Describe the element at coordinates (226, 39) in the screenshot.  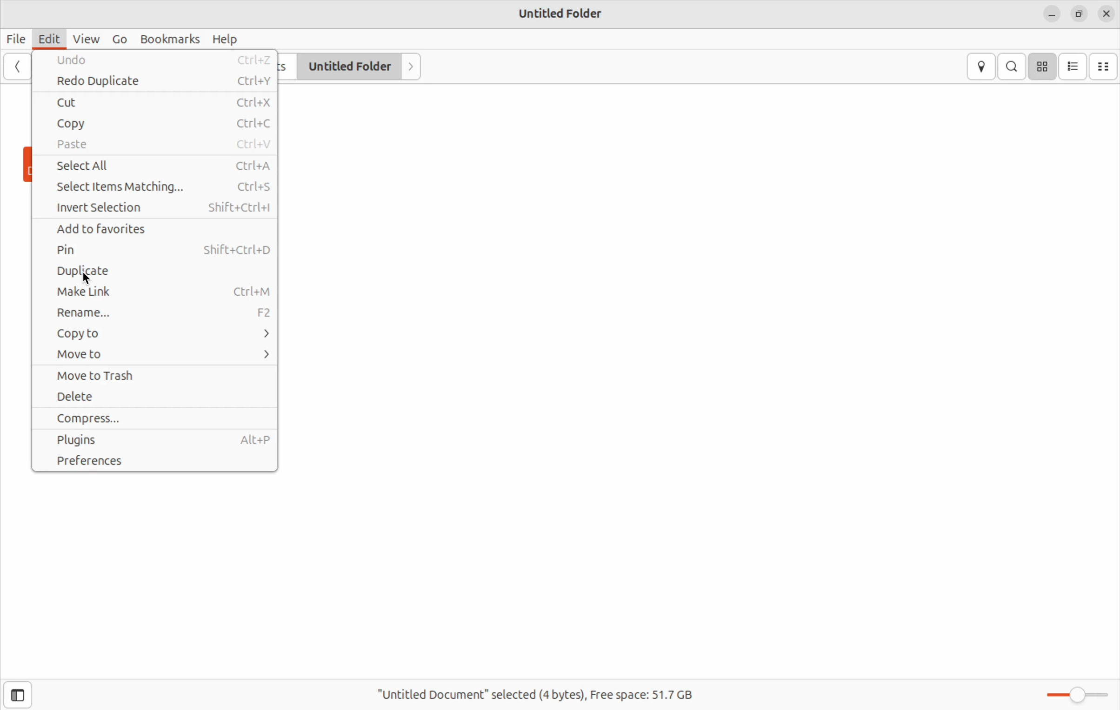
I see `Help` at that location.